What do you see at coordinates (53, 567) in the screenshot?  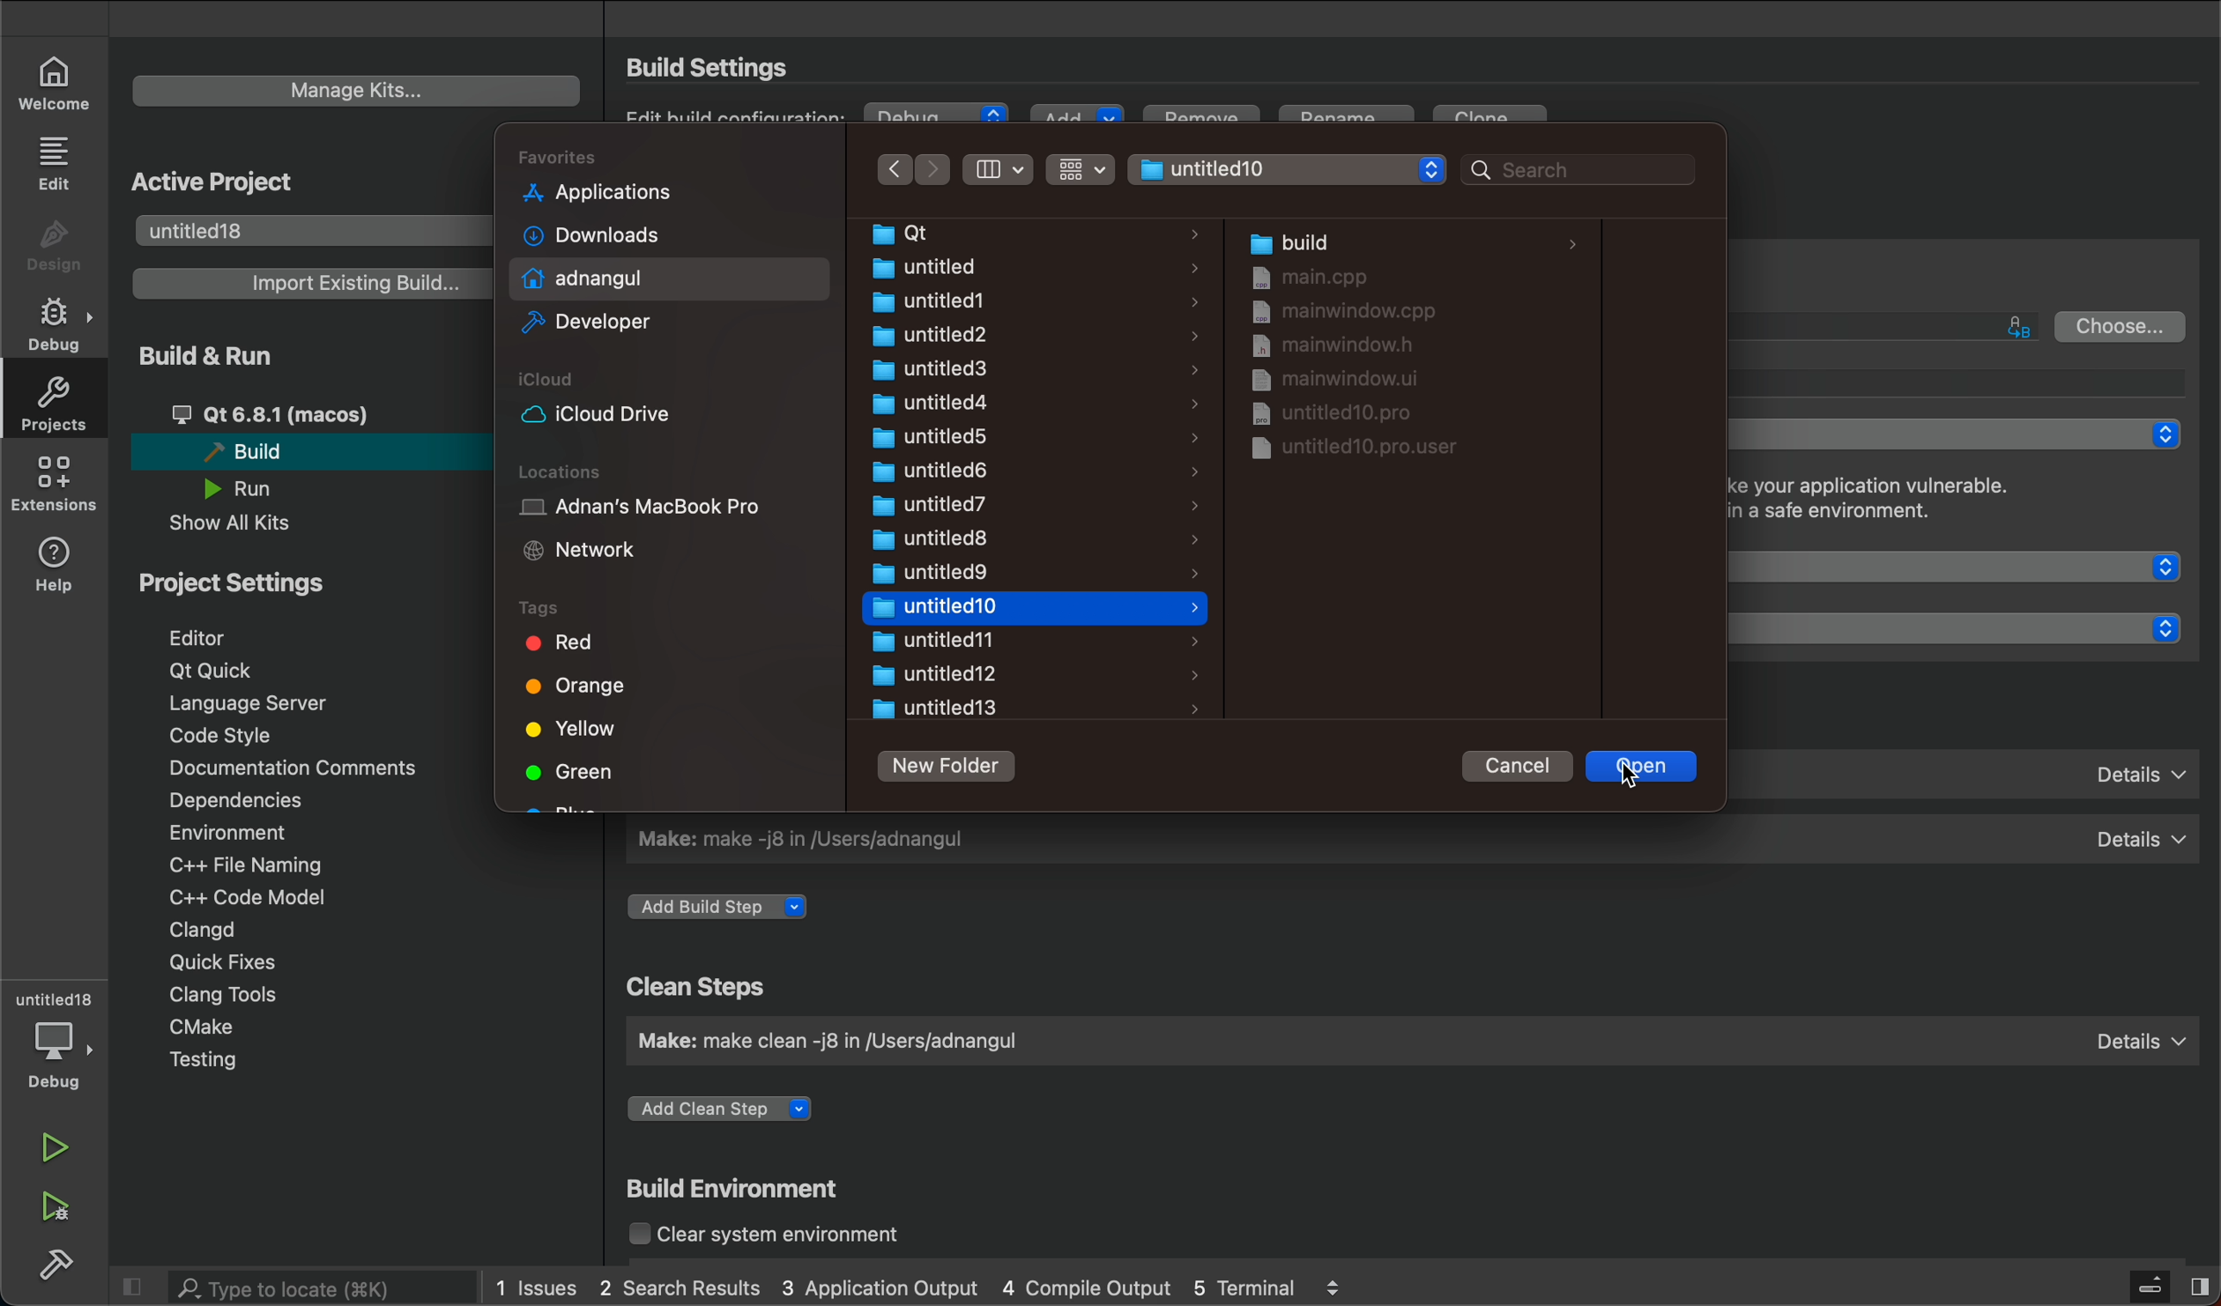 I see `help` at bounding box center [53, 567].